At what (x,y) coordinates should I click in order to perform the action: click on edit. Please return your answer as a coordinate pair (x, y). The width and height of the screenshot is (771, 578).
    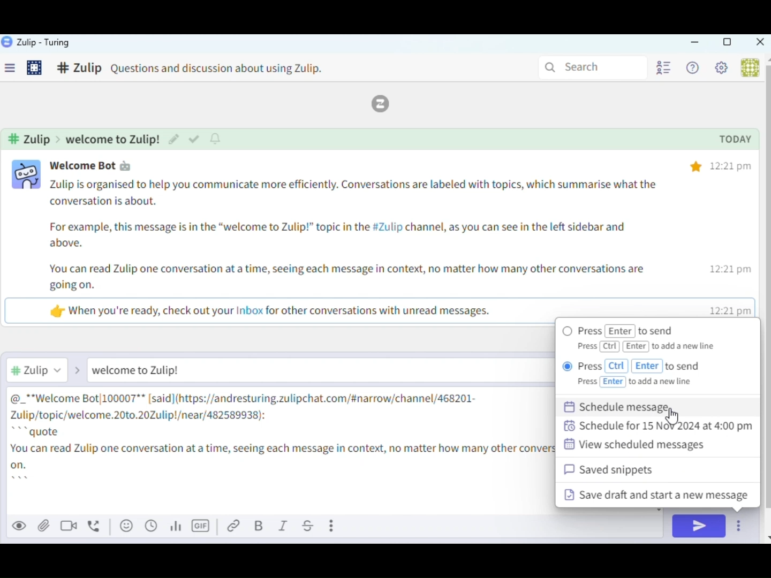
    Looking at the image, I should click on (173, 139).